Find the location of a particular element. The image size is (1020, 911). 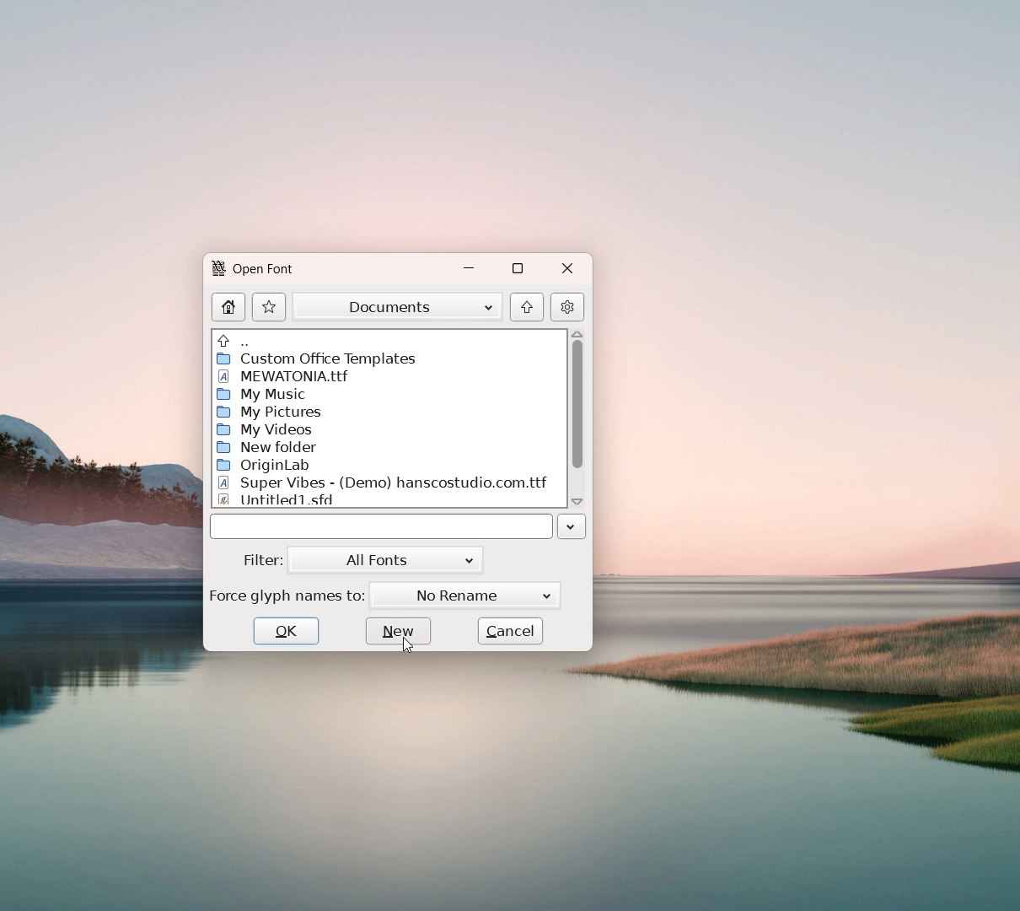

cancel is located at coordinates (512, 631).